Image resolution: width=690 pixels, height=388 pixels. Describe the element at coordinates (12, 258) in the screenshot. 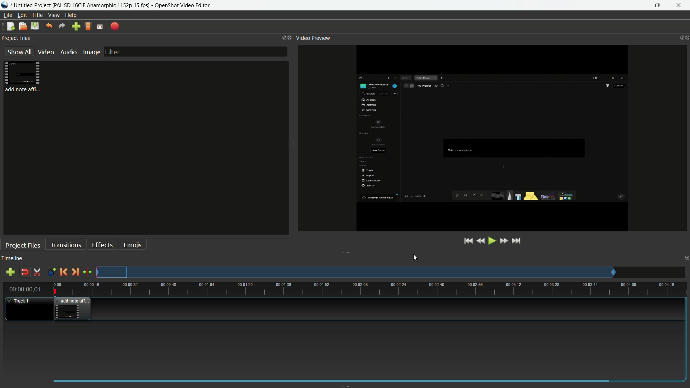

I see `timeline` at that location.